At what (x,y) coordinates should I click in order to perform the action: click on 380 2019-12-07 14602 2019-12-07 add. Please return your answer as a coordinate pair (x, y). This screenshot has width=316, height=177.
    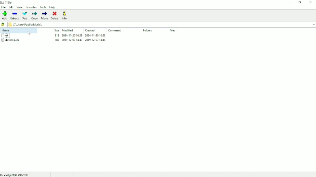
    Looking at the image, I should click on (81, 40).